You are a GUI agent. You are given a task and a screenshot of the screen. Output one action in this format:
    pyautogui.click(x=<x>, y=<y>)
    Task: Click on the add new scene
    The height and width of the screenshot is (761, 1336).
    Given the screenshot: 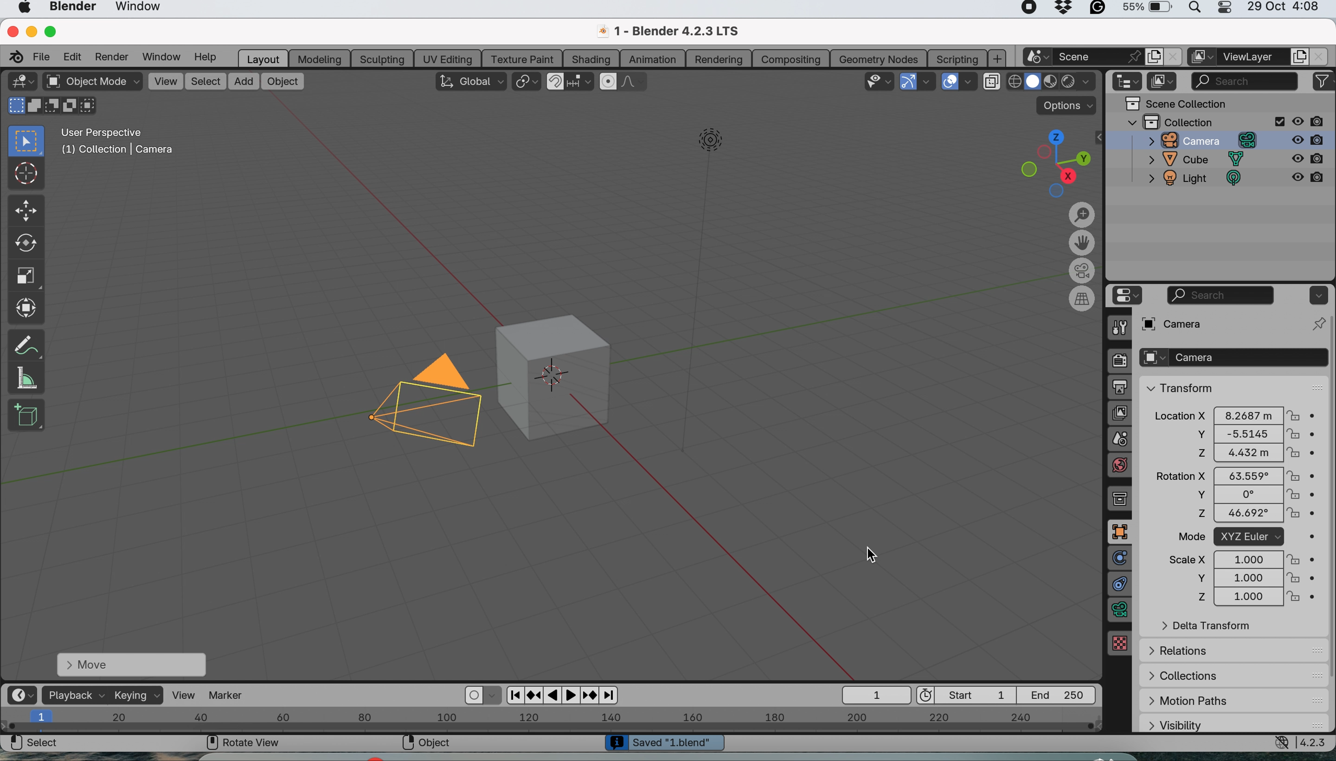 What is the action you would take?
    pyautogui.click(x=1154, y=57)
    